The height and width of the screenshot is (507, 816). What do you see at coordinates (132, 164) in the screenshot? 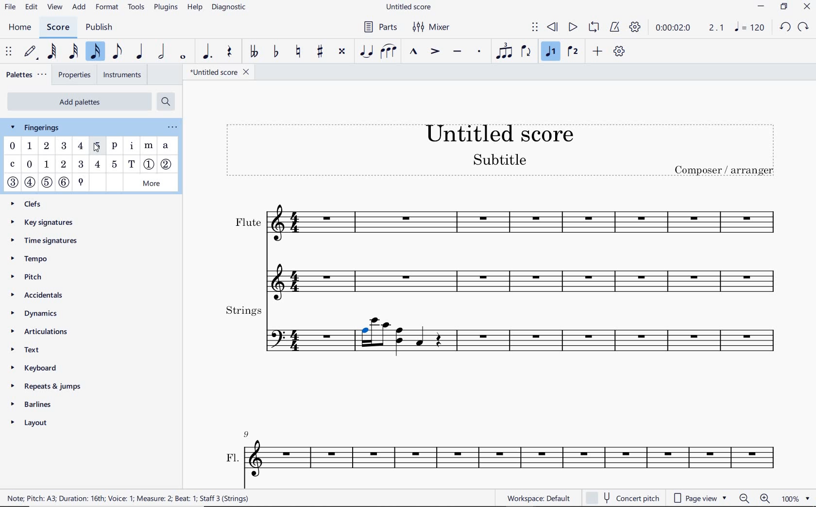
I see `LH GUITAR FINGERING T` at bounding box center [132, 164].